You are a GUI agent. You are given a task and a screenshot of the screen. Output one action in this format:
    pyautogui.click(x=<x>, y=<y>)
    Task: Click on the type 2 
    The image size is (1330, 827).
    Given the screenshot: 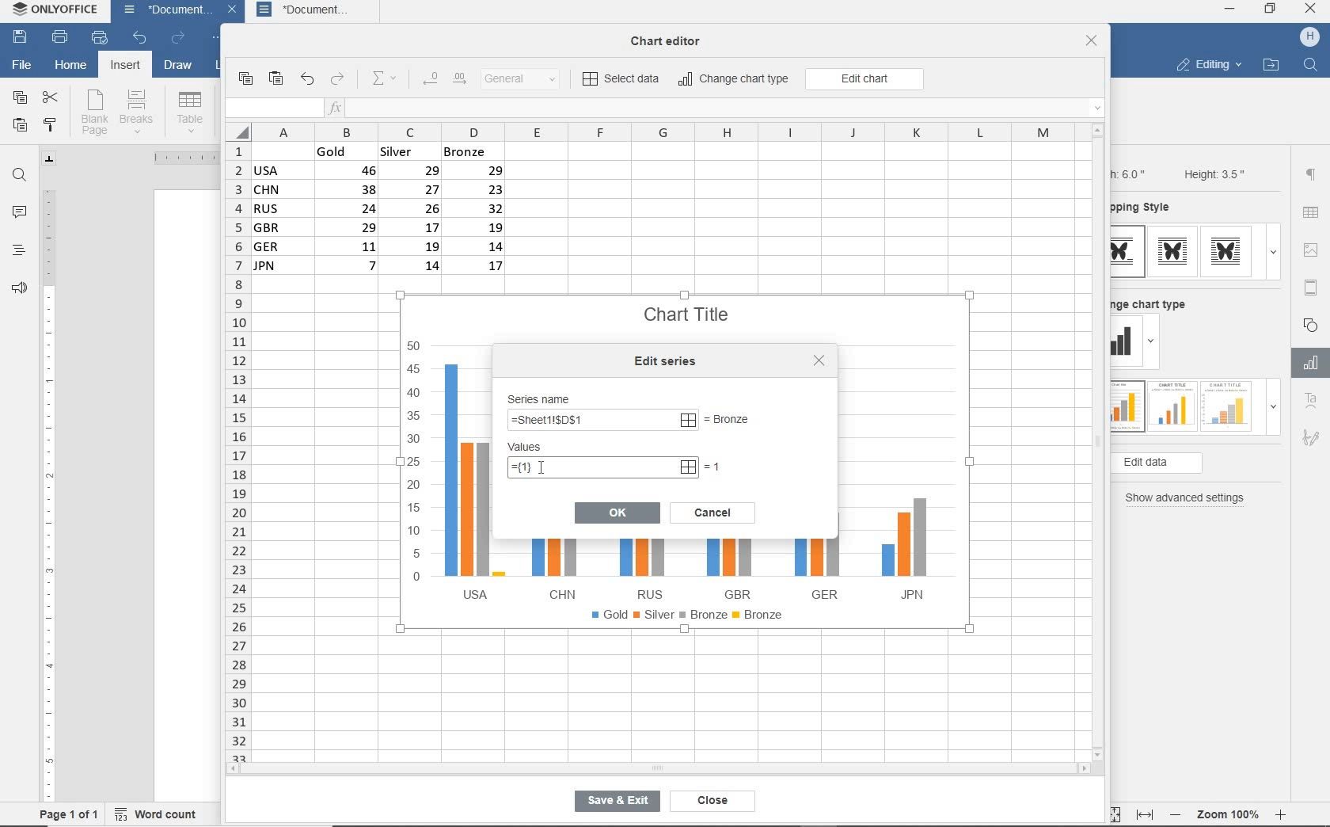 What is the action you would take?
    pyautogui.click(x=1170, y=405)
    